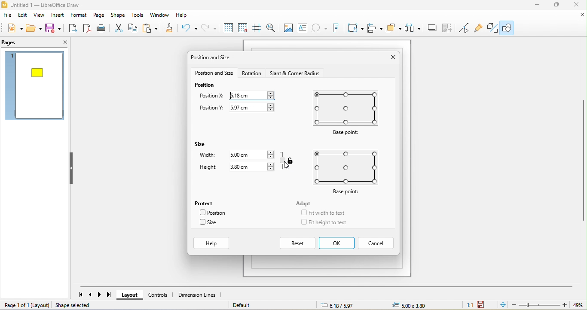 This screenshot has width=587, height=310. What do you see at coordinates (211, 97) in the screenshot?
I see `position x` at bounding box center [211, 97].